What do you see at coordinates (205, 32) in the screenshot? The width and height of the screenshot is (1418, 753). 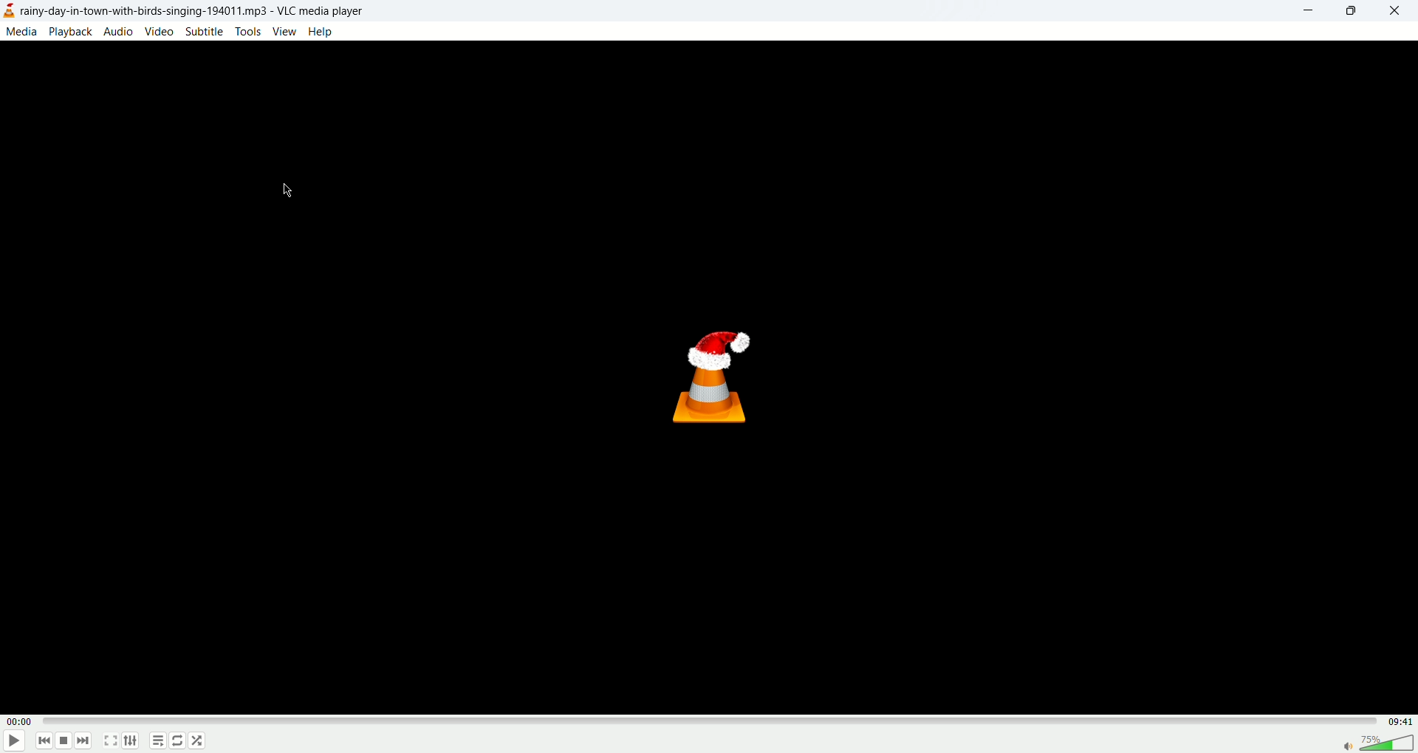 I see `subtitle` at bounding box center [205, 32].